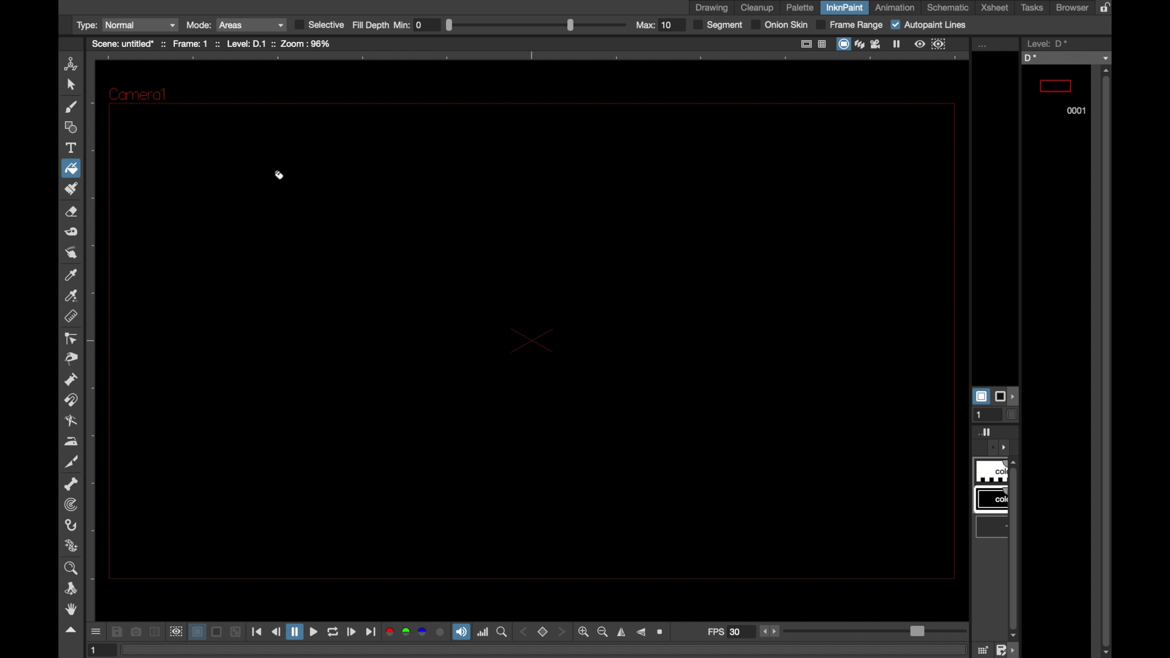 This screenshot has width=1170, height=658. I want to click on plastic tool, so click(72, 546).